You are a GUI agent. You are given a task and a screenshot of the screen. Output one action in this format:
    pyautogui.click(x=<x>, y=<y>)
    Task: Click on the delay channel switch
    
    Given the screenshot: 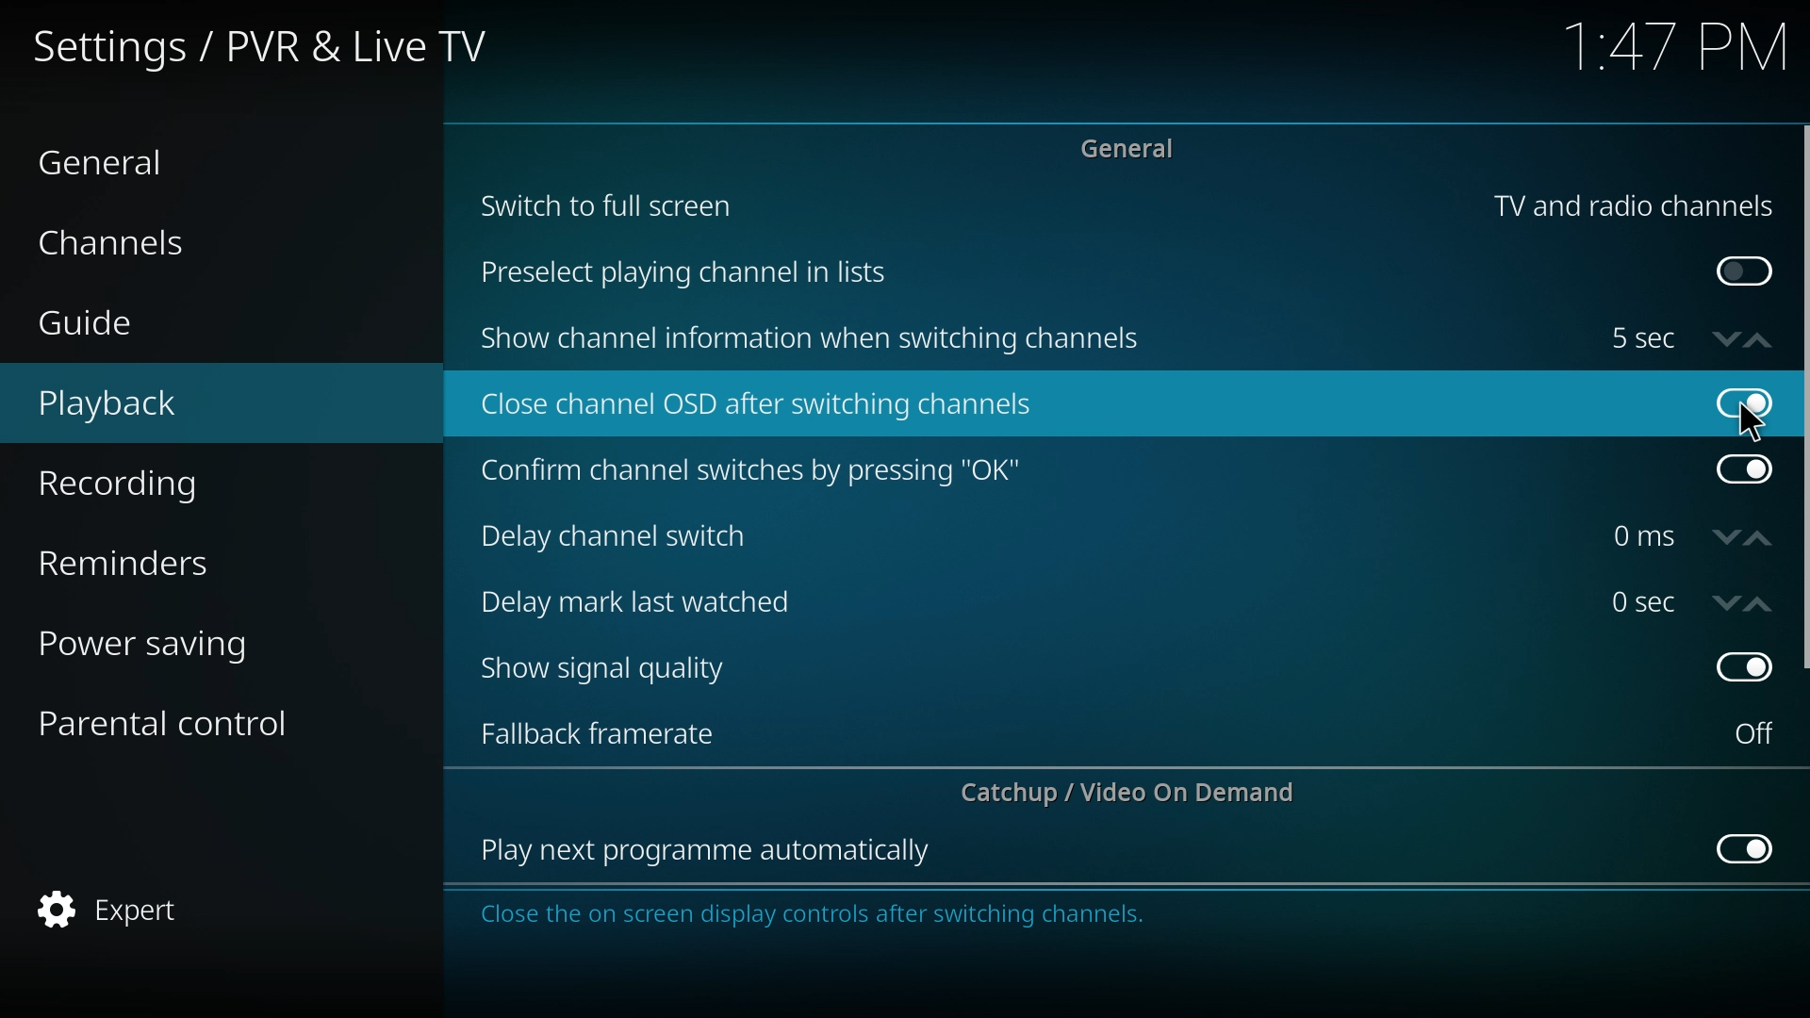 What is the action you would take?
    pyautogui.click(x=630, y=536)
    